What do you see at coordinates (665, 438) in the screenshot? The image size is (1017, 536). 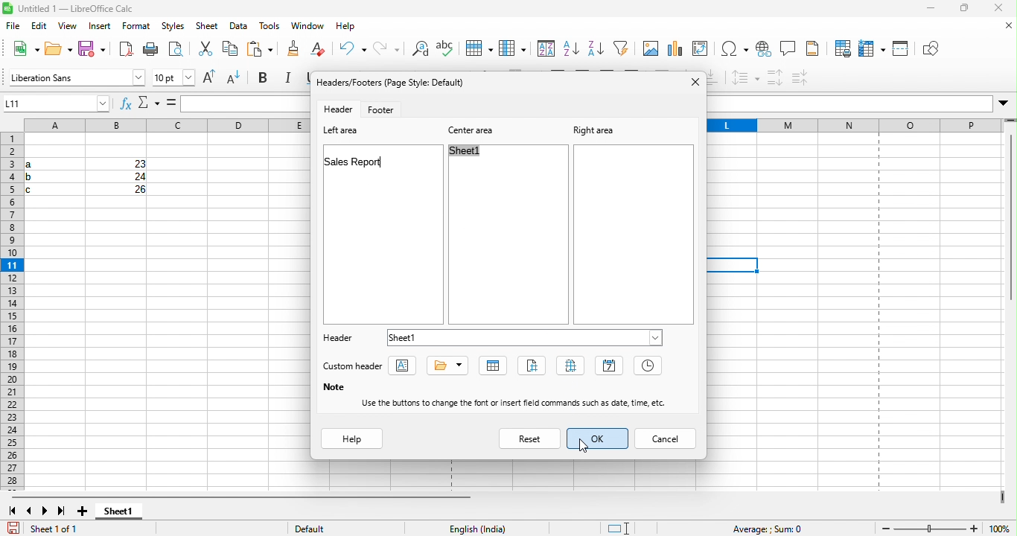 I see `cancel` at bounding box center [665, 438].